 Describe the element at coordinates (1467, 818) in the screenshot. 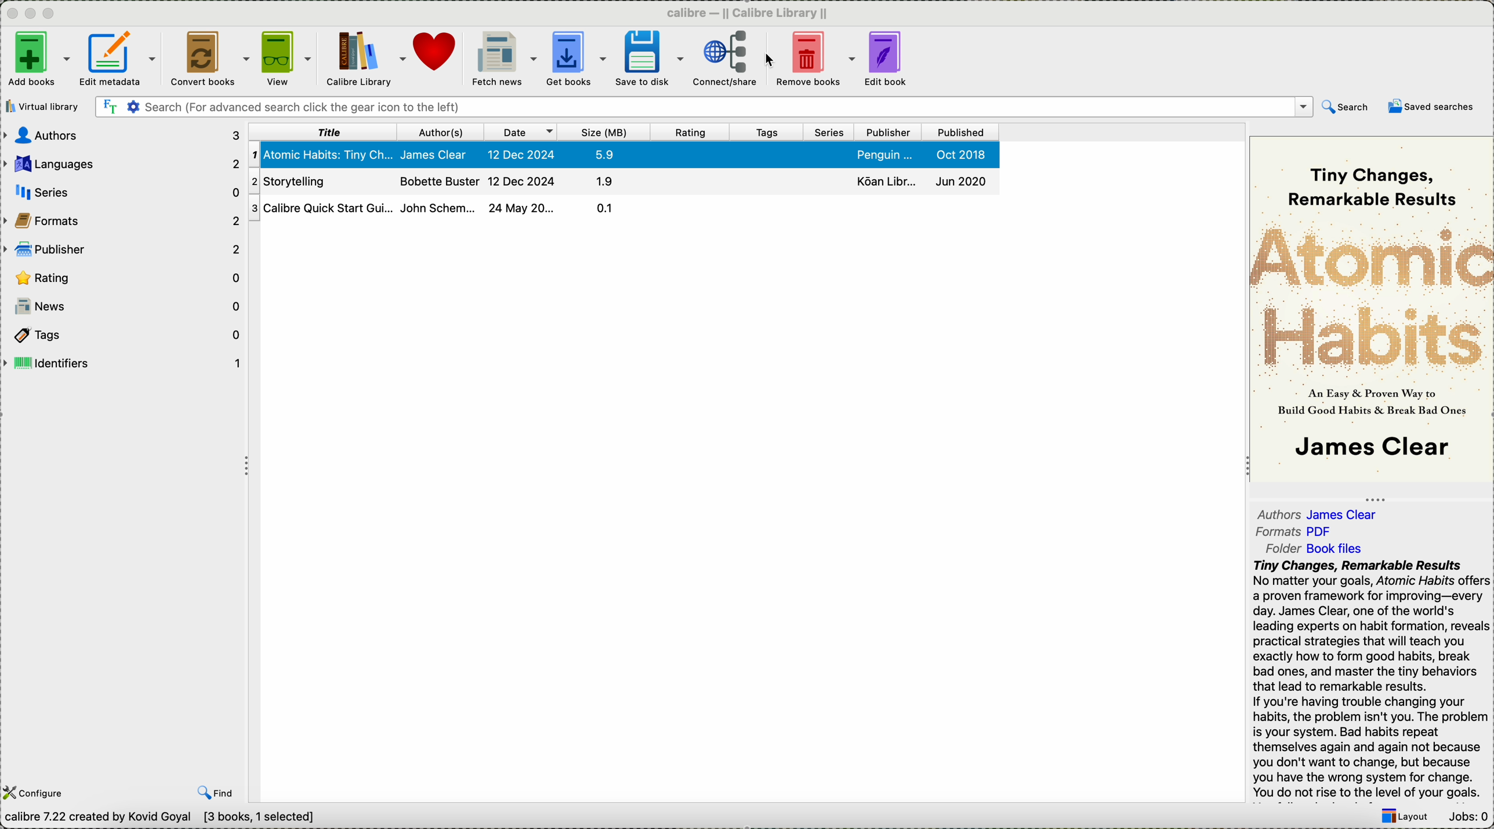

I see `Jobs: 0` at that location.